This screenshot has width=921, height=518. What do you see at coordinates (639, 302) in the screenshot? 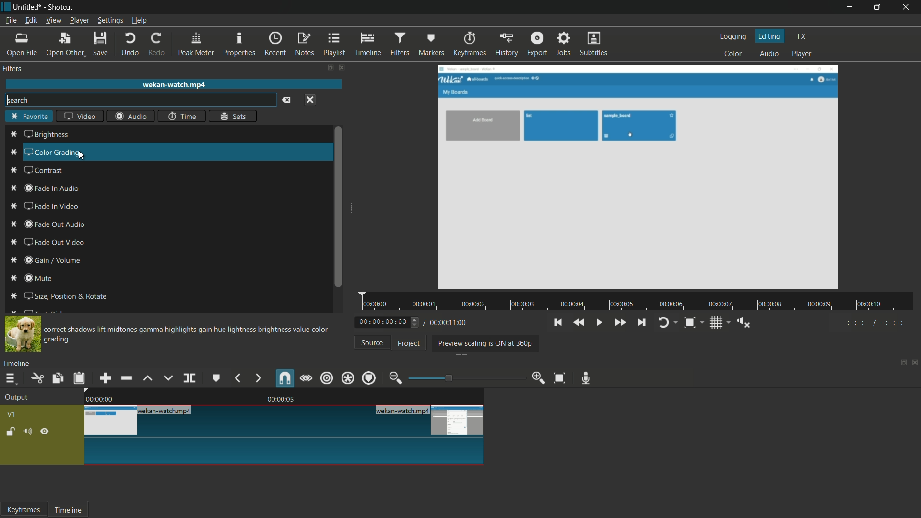
I see `time` at bounding box center [639, 302].